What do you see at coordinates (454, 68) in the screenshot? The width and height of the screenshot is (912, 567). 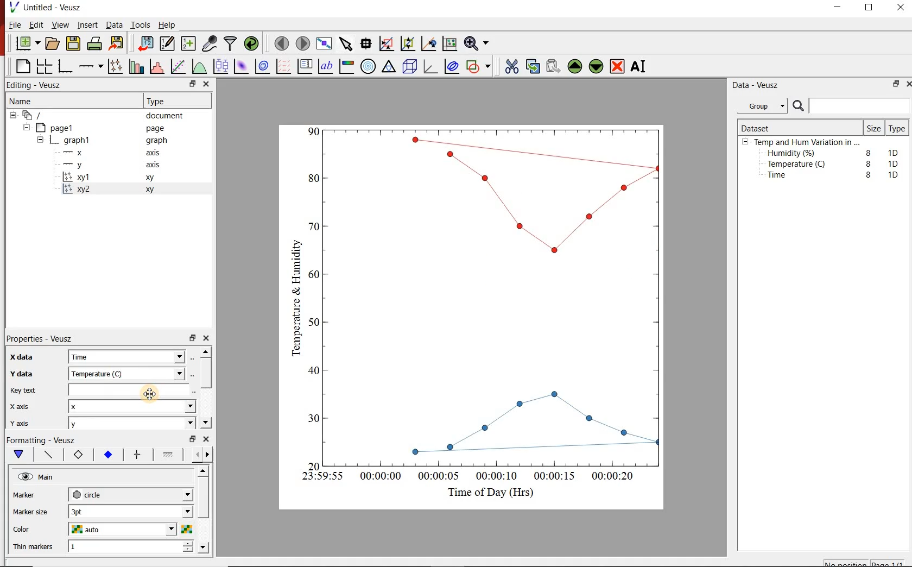 I see `plot covariance ellipses` at bounding box center [454, 68].